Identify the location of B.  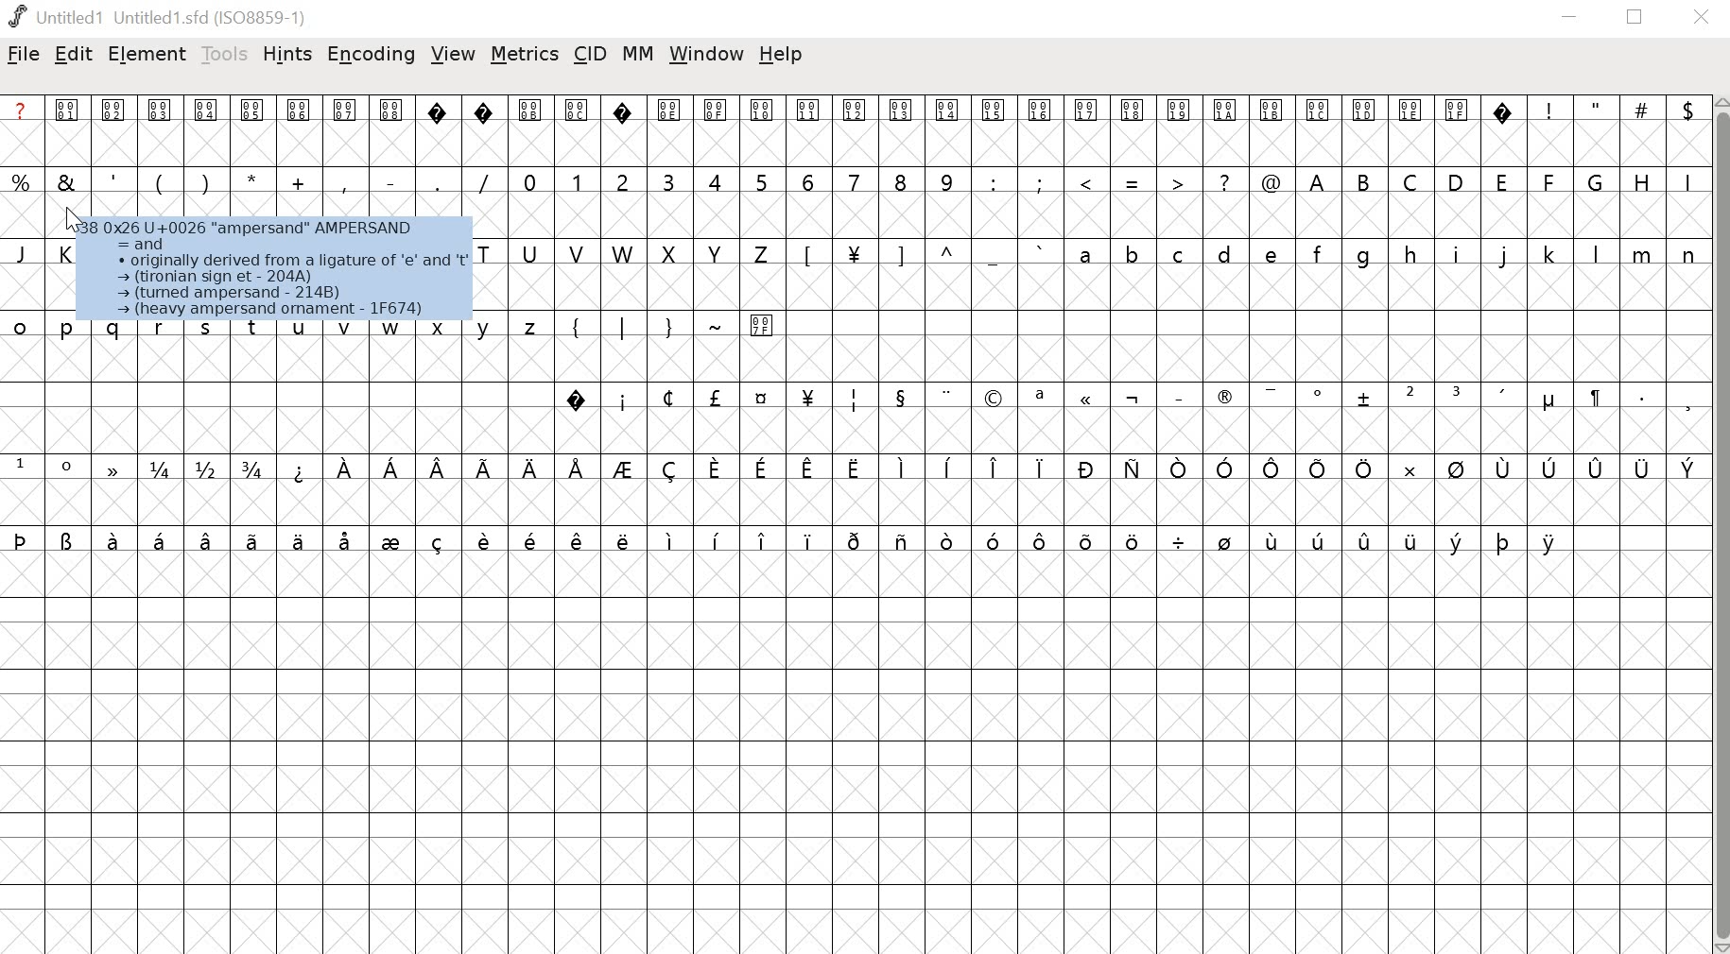
(1365, 181).